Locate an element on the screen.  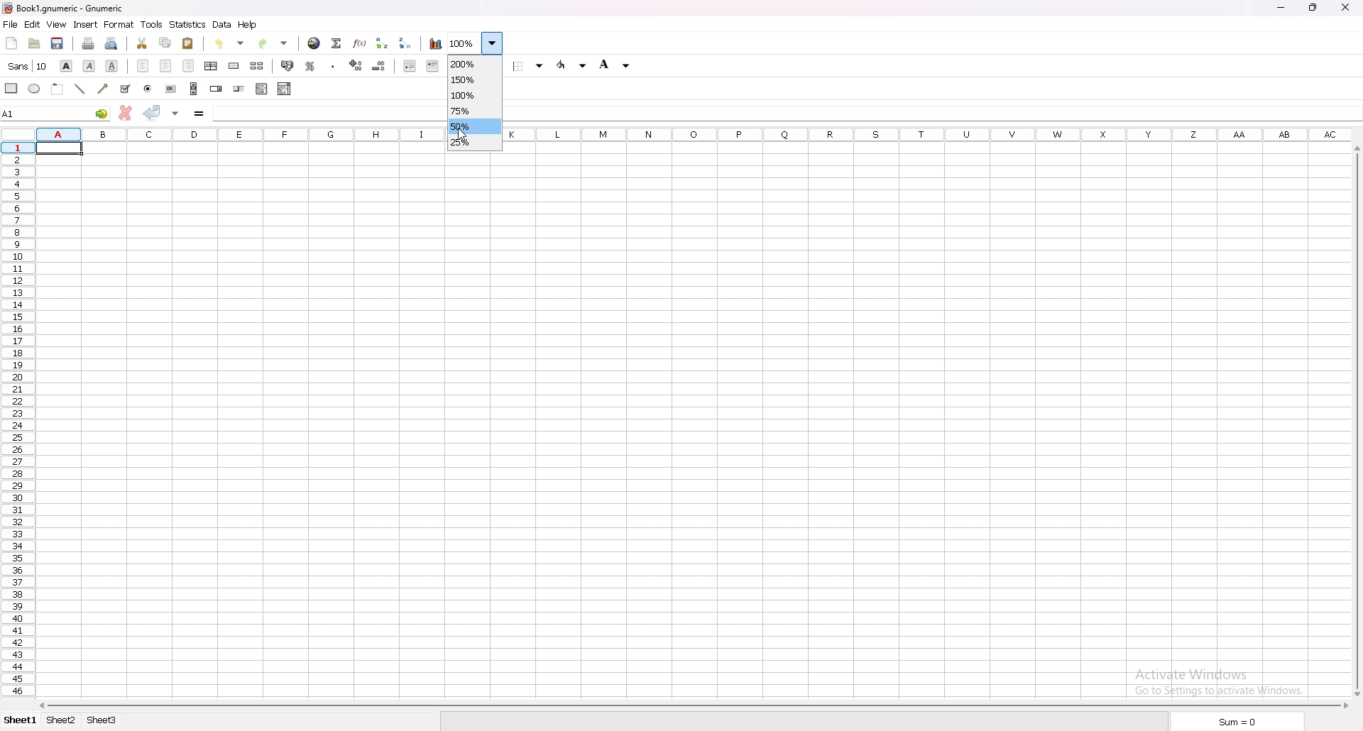
split merged cells is located at coordinates (257, 65).